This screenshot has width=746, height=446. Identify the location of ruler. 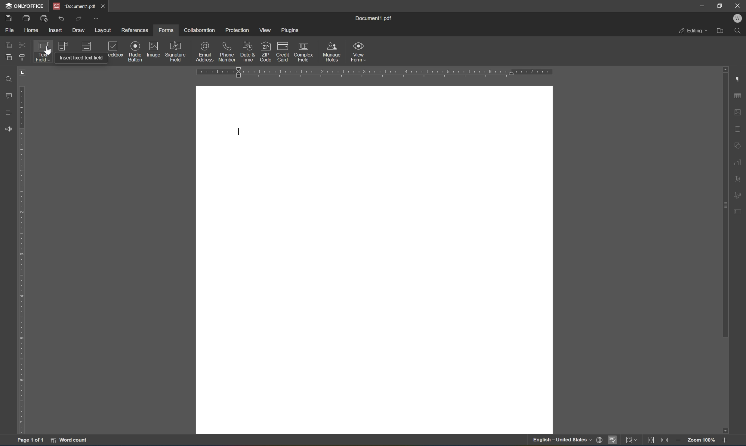
(20, 260).